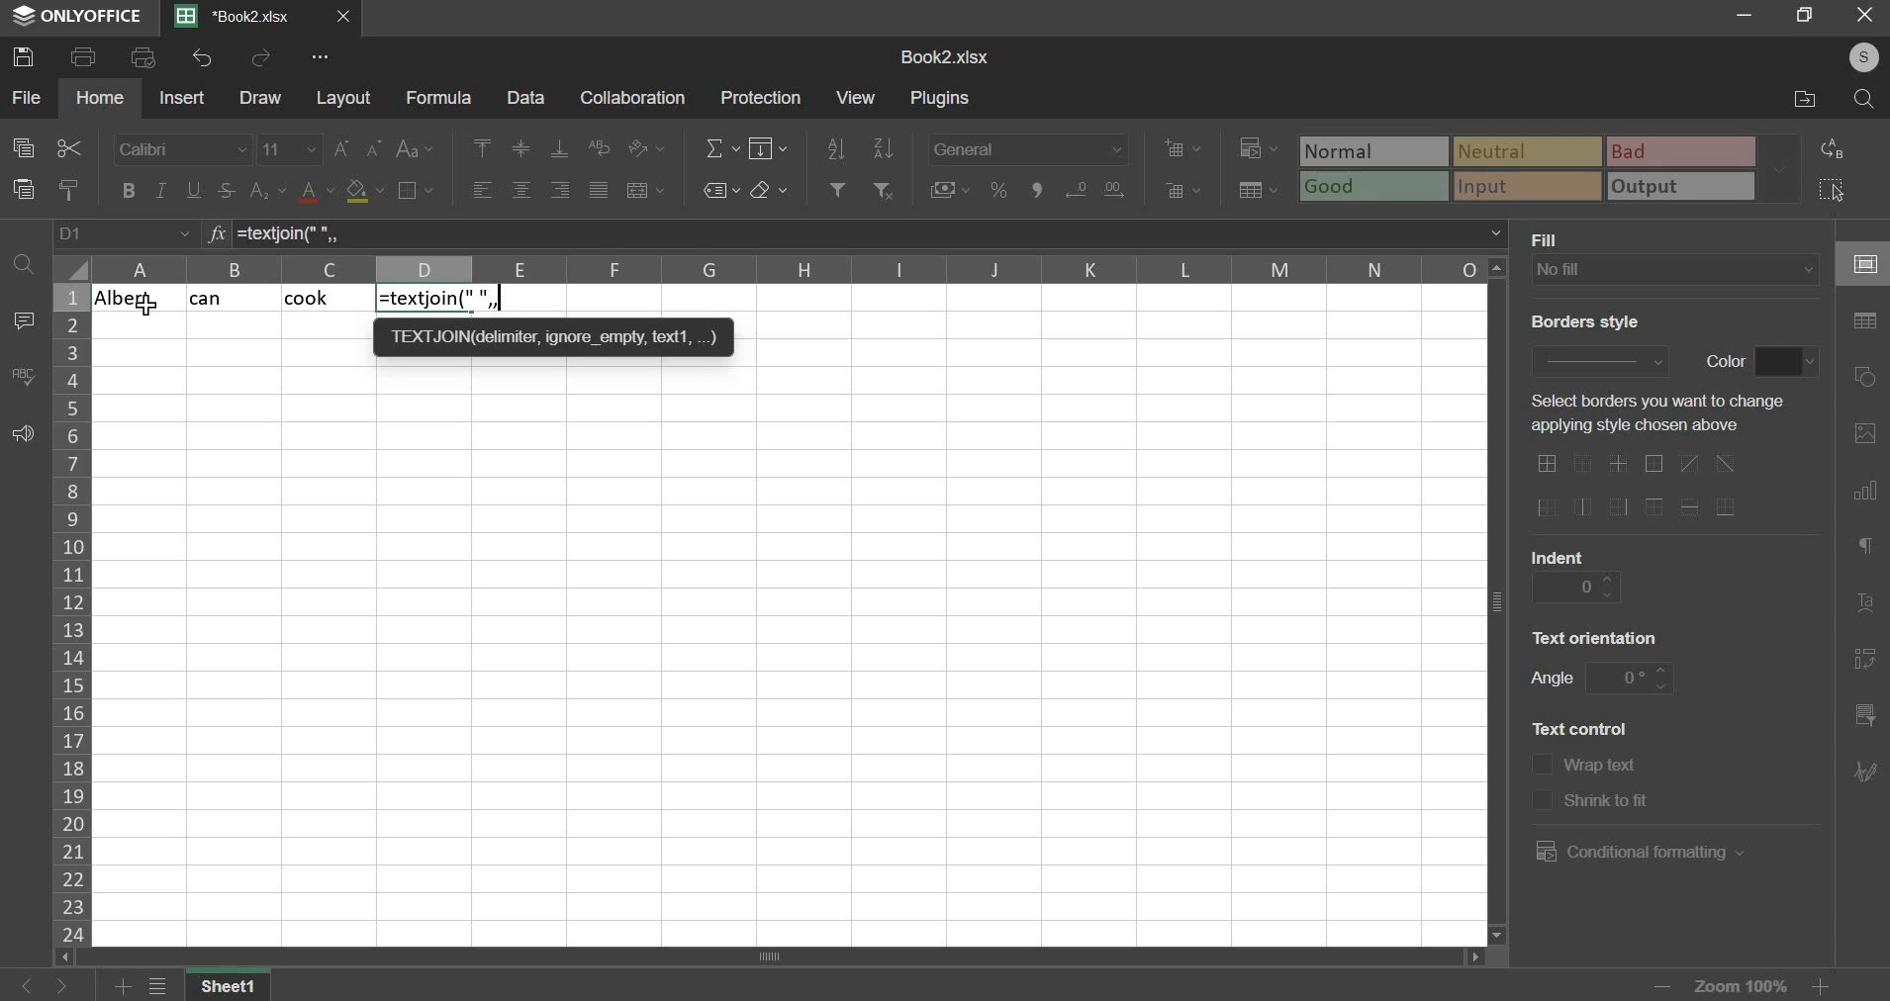 The image size is (1890, 1001). What do you see at coordinates (1802, 101) in the screenshot?
I see `file location` at bounding box center [1802, 101].